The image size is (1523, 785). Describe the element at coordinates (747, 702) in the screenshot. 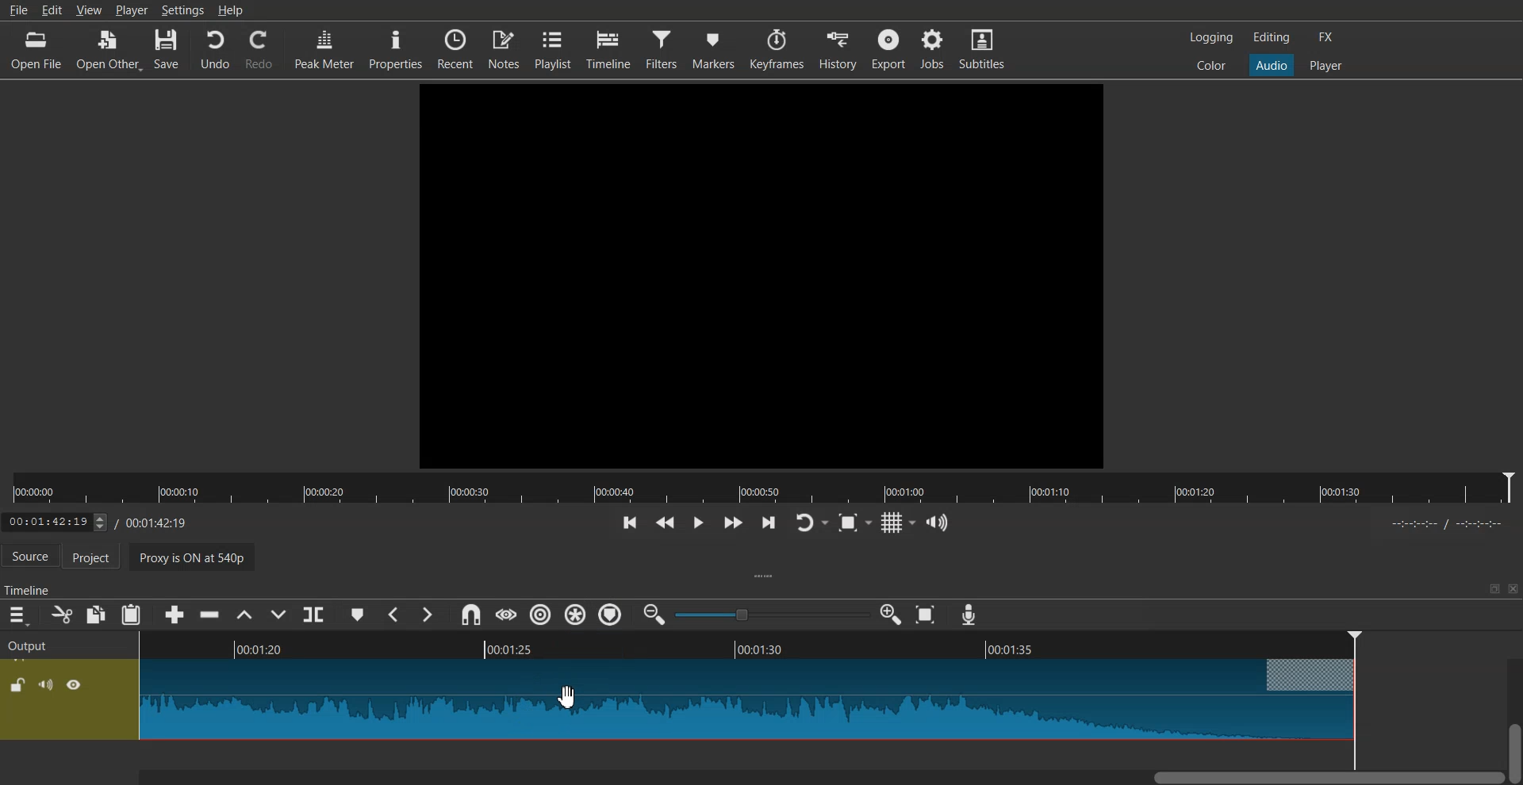

I see `Waveform` at that location.